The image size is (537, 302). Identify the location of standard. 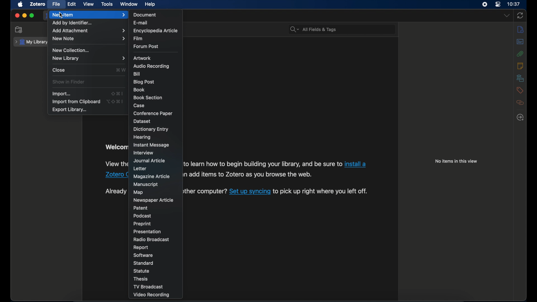
(145, 263).